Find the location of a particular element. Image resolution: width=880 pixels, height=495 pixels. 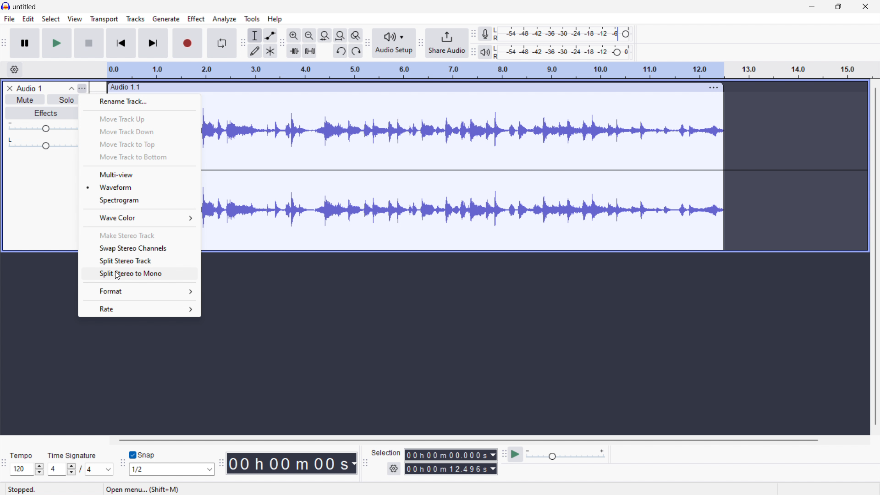

trim audio outside selection is located at coordinates (294, 51).